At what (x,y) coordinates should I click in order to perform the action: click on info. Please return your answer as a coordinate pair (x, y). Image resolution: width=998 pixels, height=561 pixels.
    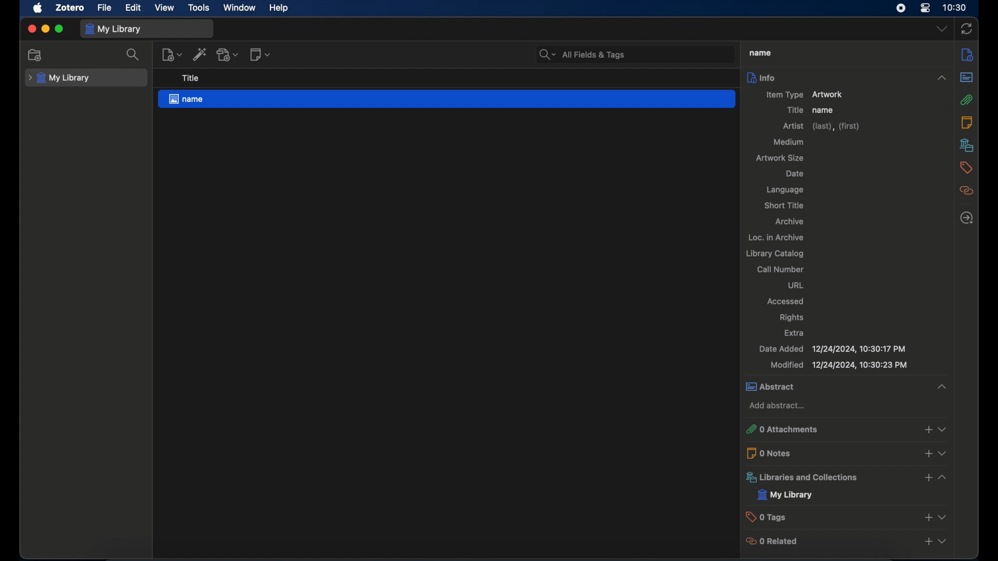
    Looking at the image, I should click on (848, 77).